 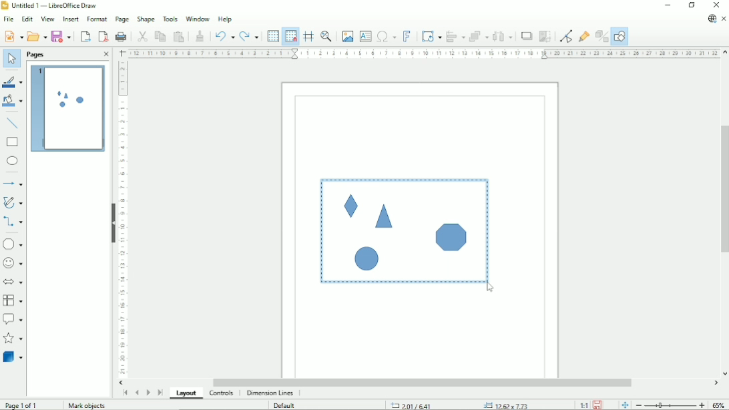 I want to click on Lines and arrows, so click(x=14, y=184).